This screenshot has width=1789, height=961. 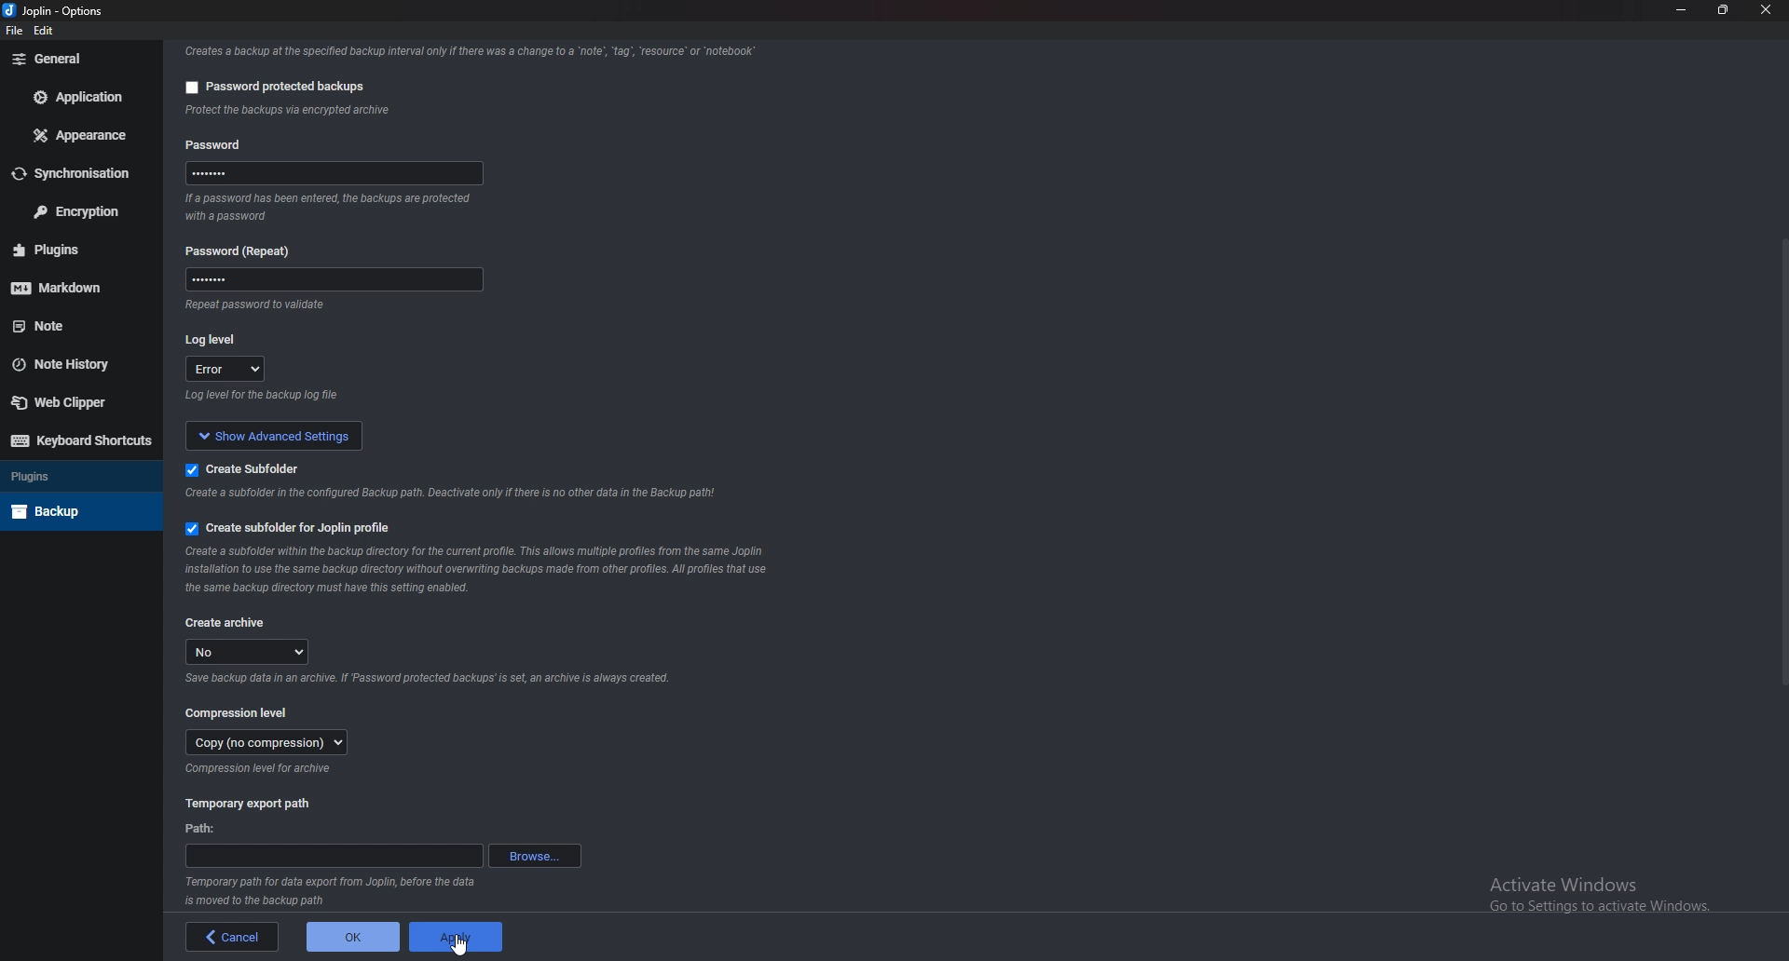 What do you see at coordinates (76, 210) in the screenshot?
I see `Encryption` at bounding box center [76, 210].